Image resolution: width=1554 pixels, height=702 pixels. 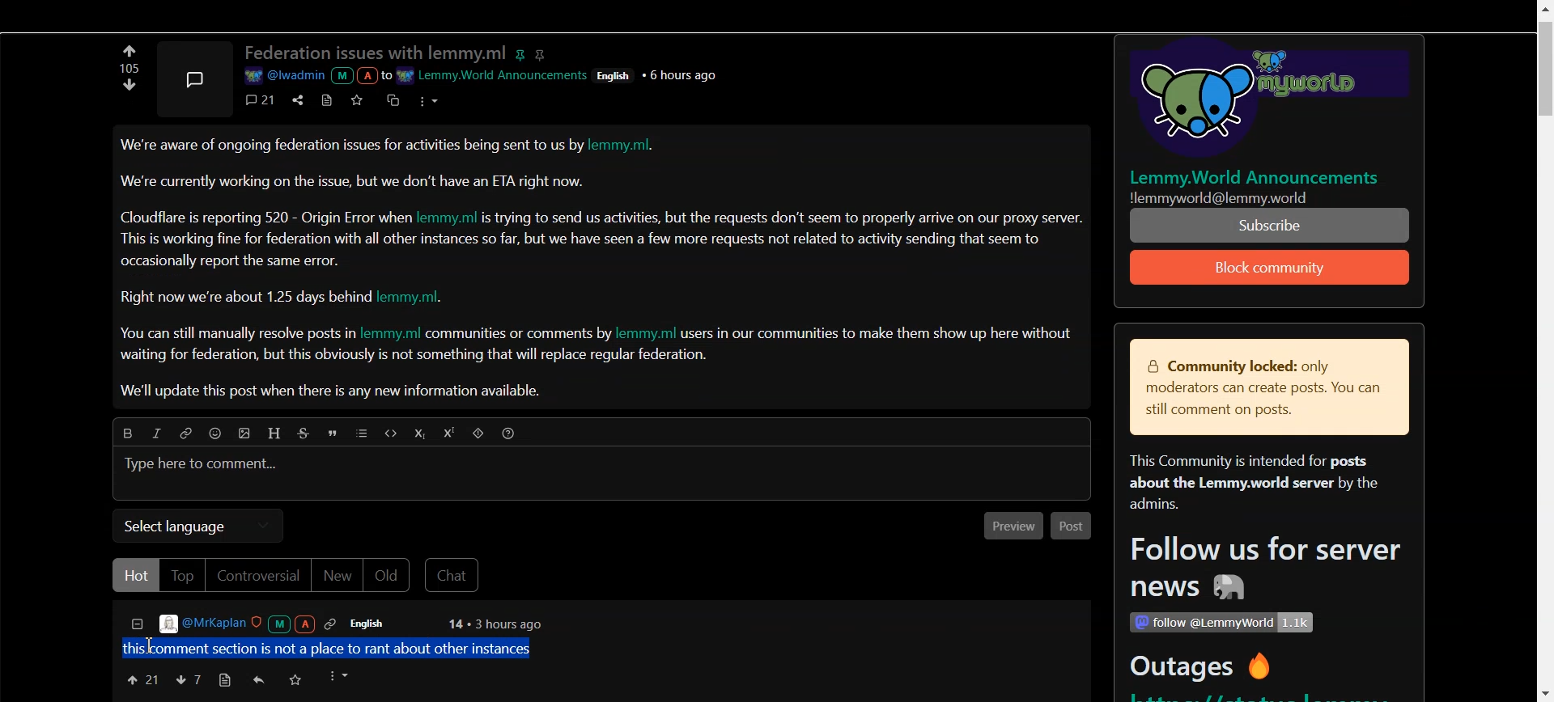 What do you see at coordinates (248, 435) in the screenshot?
I see `Upload picture` at bounding box center [248, 435].